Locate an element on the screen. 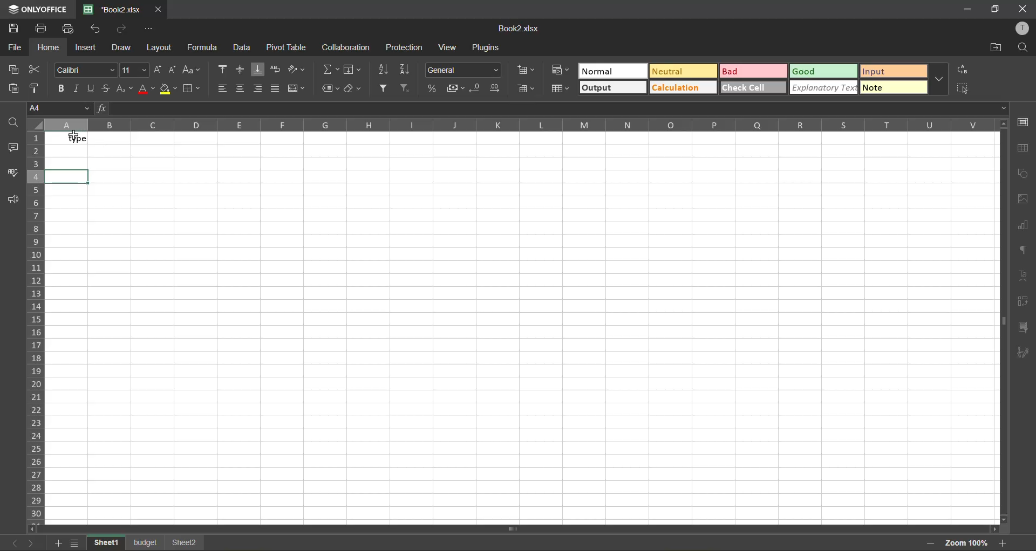 The width and height of the screenshot is (1036, 551). wrap text is located at coordinates (278, 67).